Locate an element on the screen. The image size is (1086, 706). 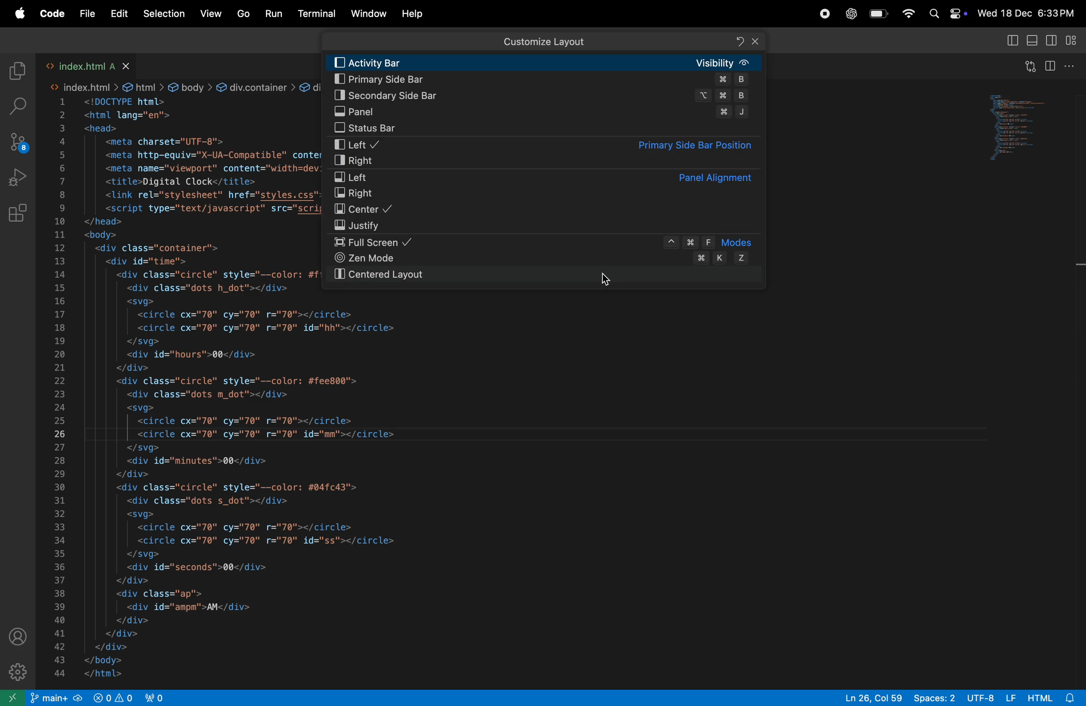
Spotlight is located at coordinates (931, 15).